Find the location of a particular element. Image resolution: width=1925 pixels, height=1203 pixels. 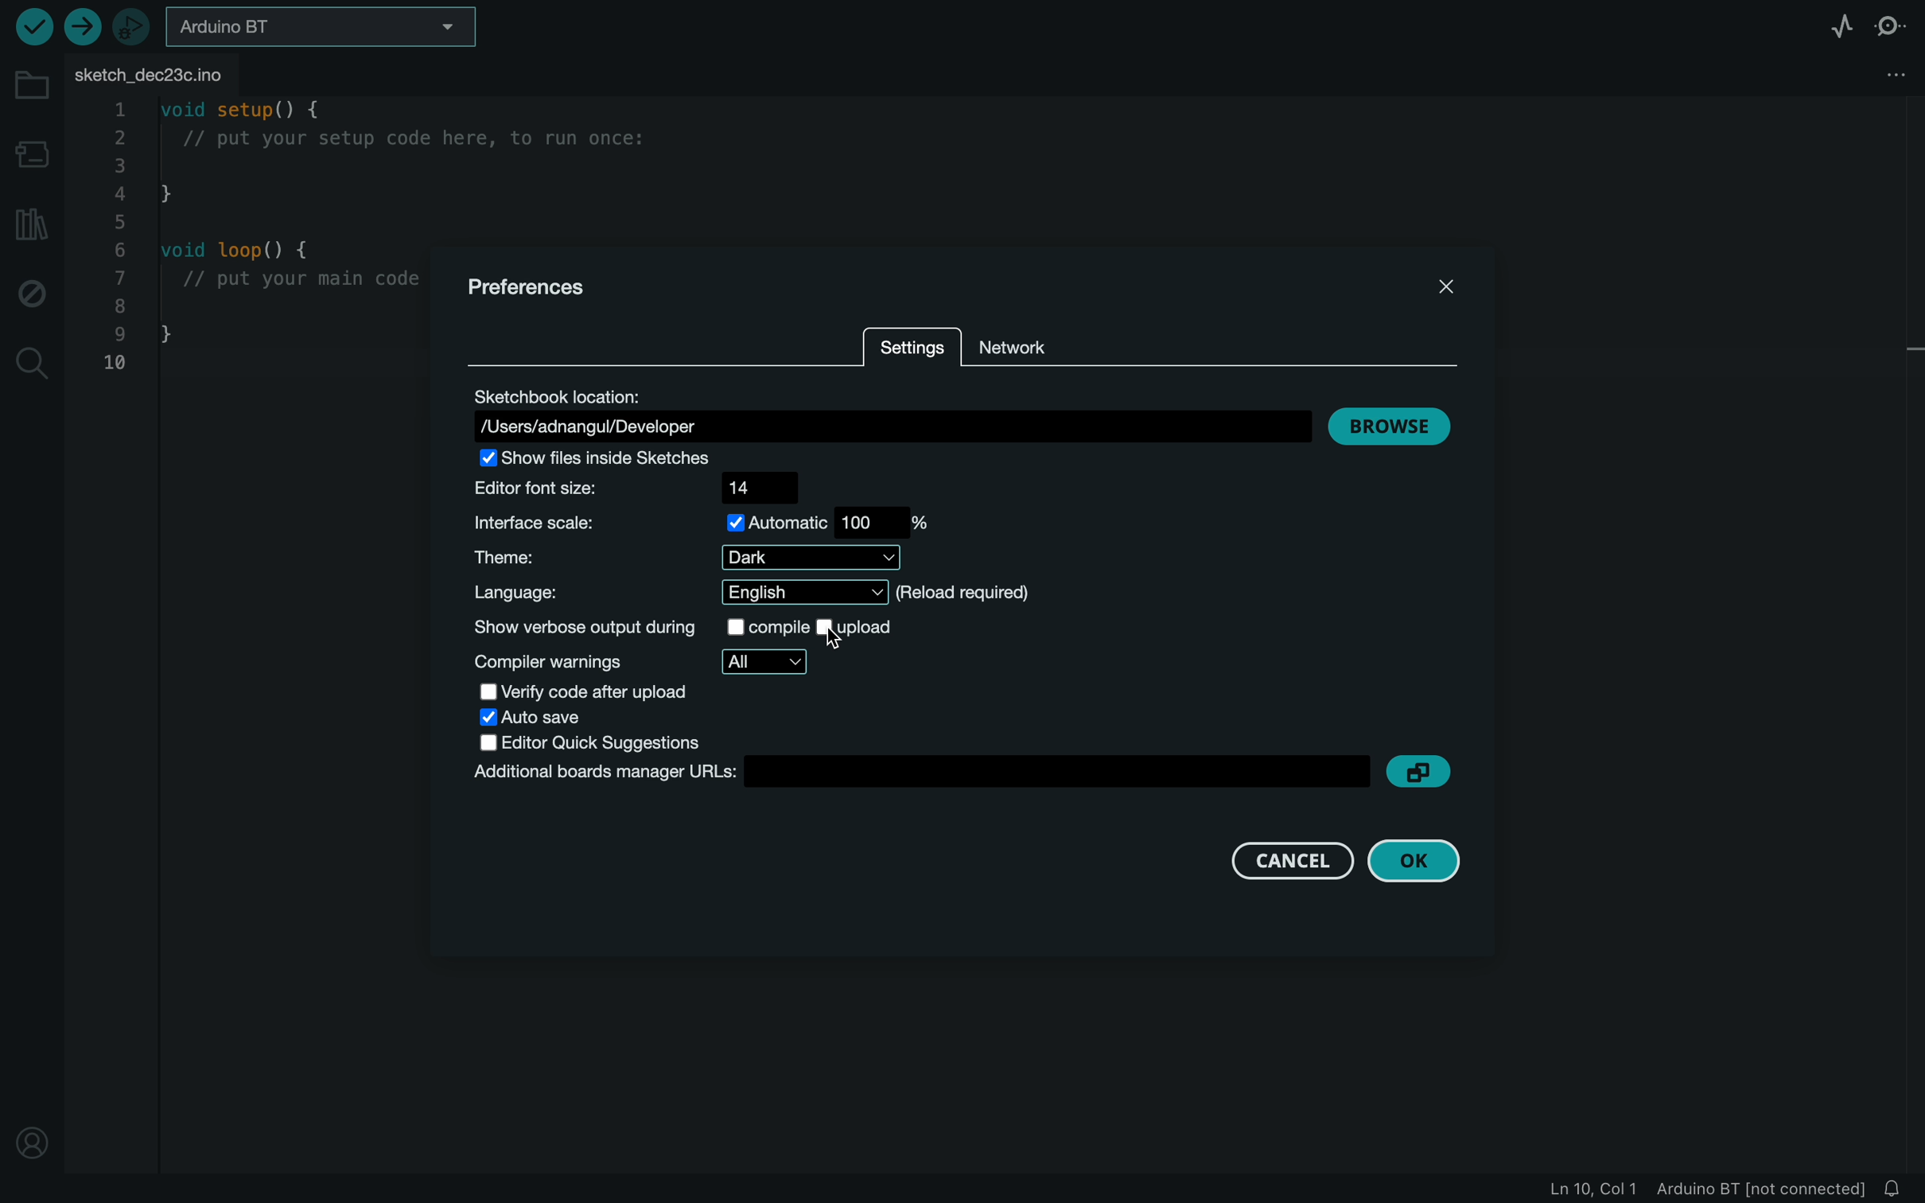

verify code is located at coordinates (581, 692).